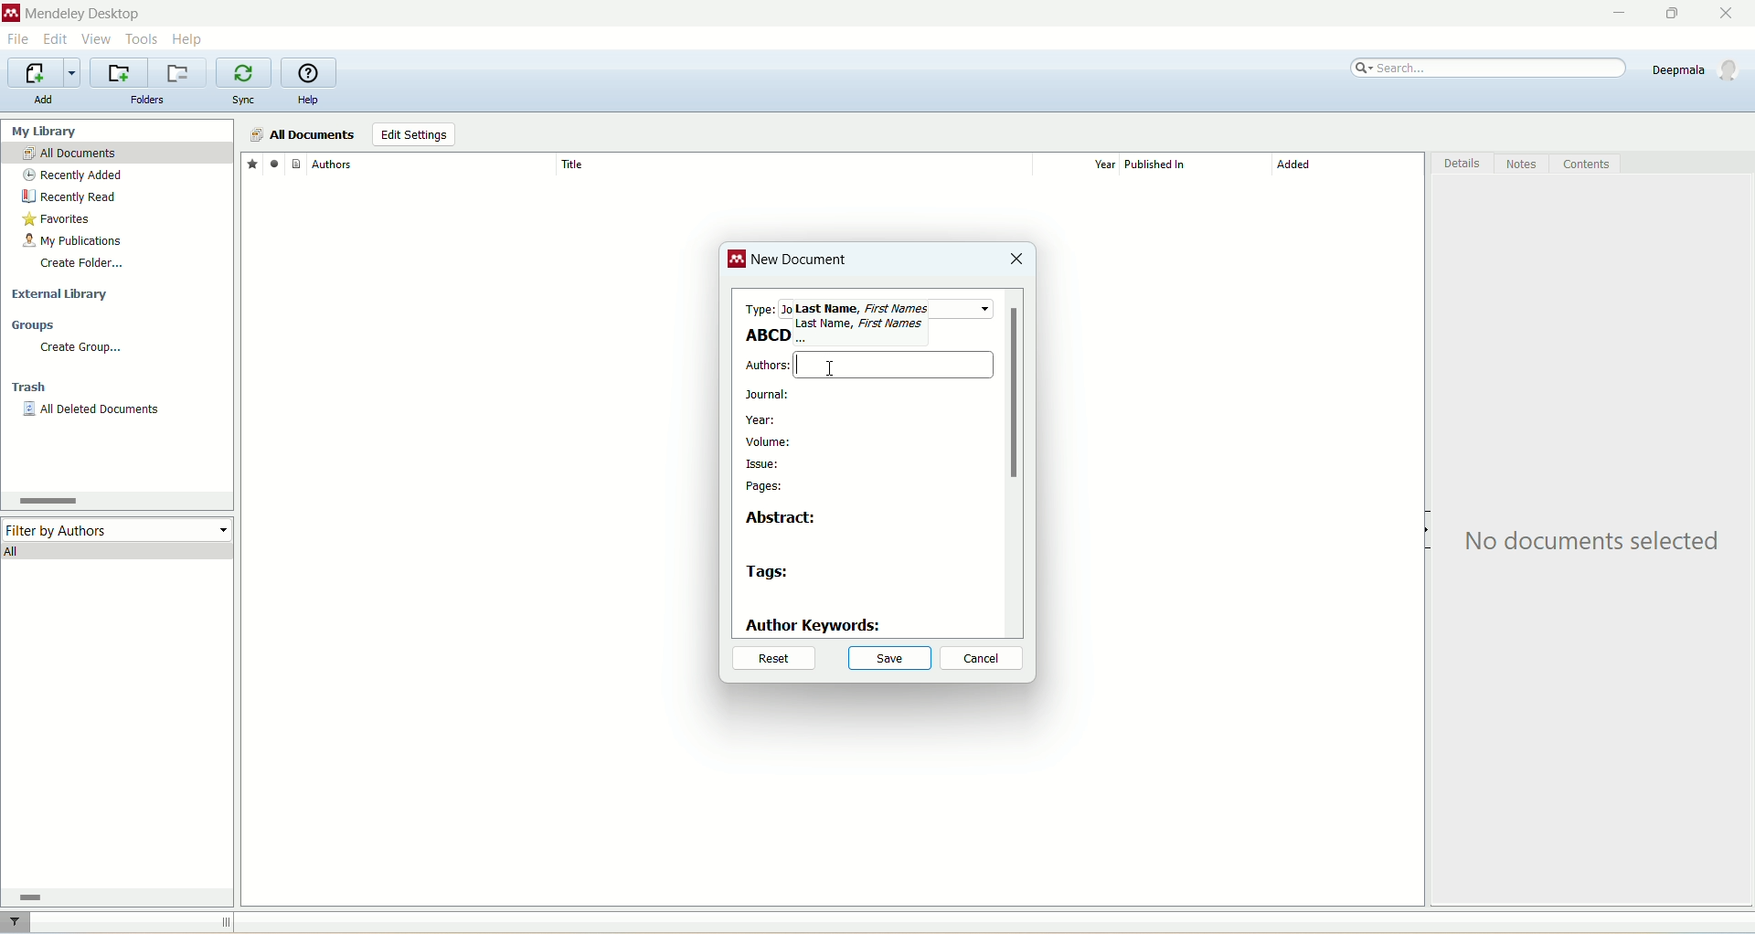  Describe the element at coordinates (760, 421) in the screenshot. I see `year` at that location.